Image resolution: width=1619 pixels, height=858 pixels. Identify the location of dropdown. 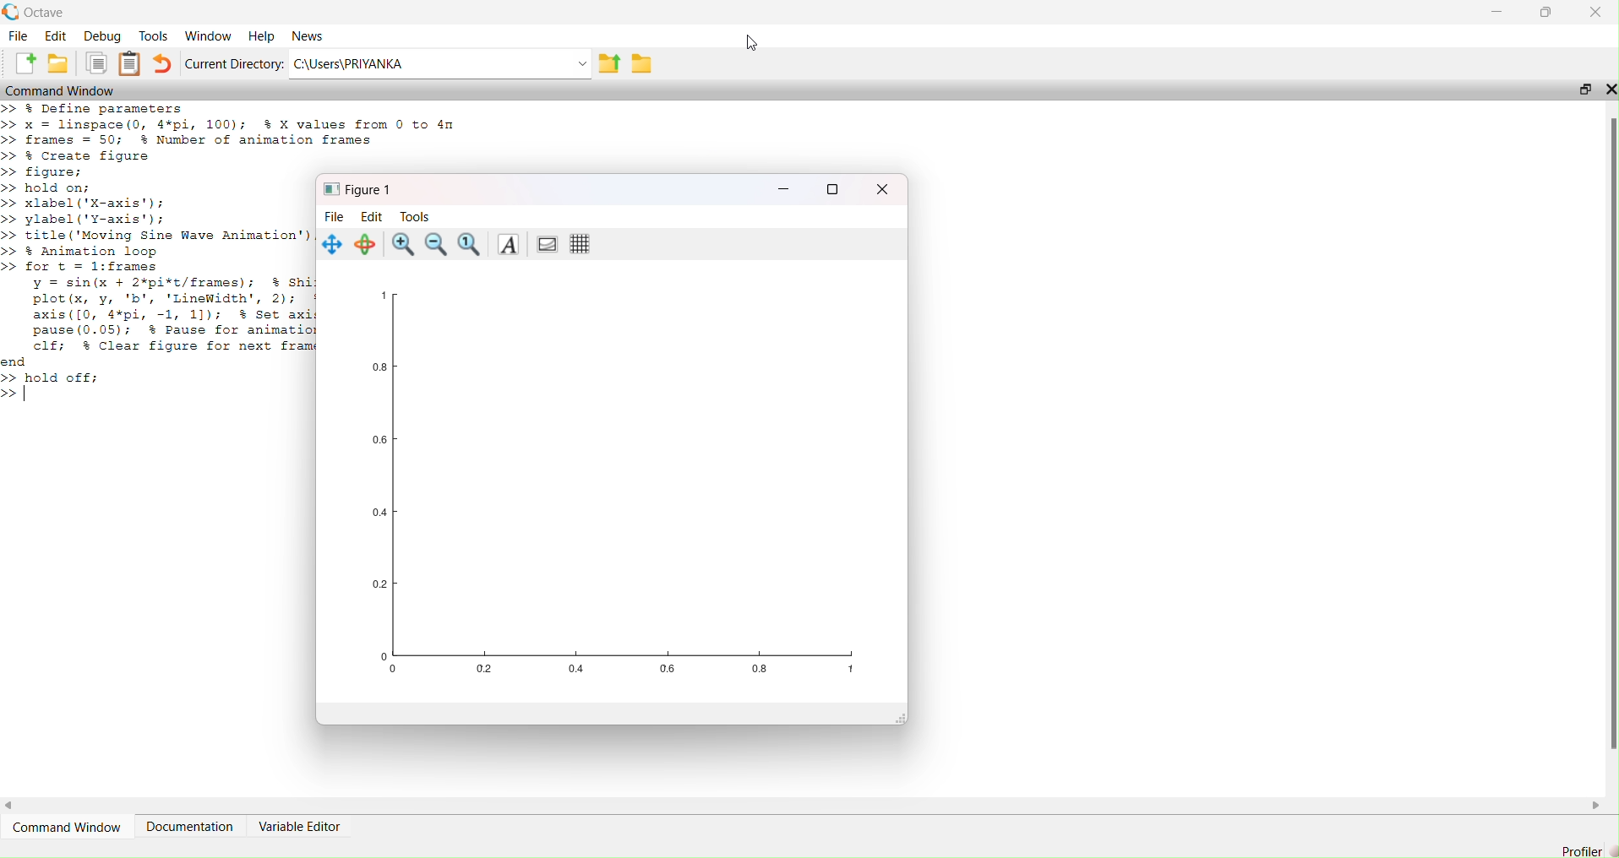
(571, 63).